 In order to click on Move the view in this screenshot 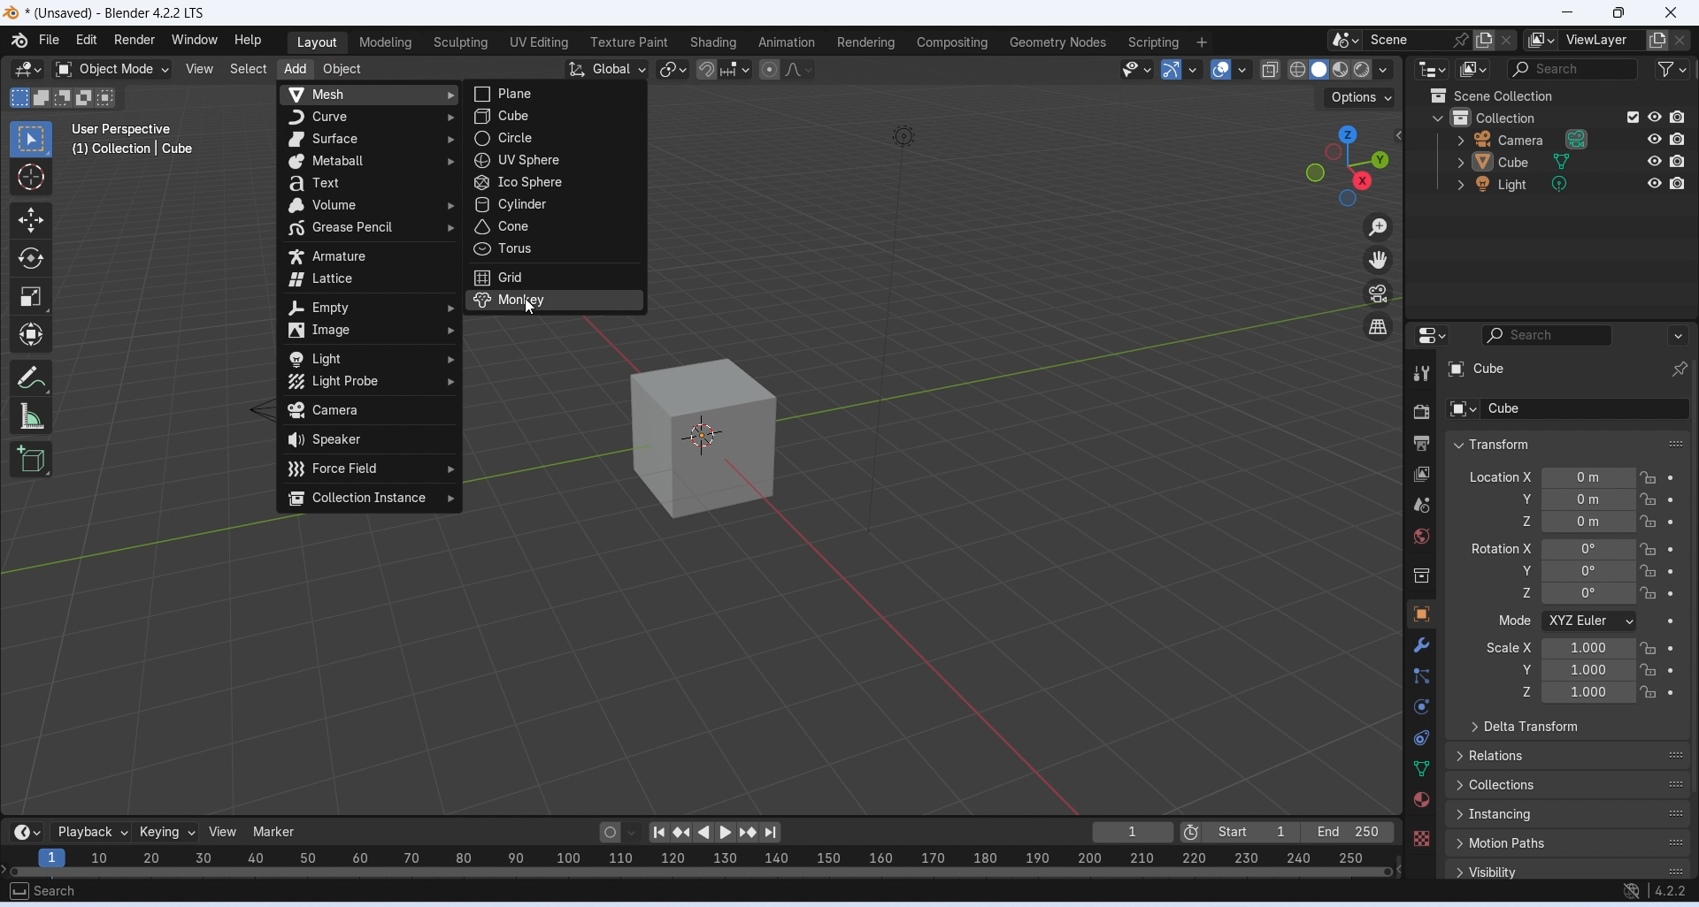, I will do `click(1378, 260)`.